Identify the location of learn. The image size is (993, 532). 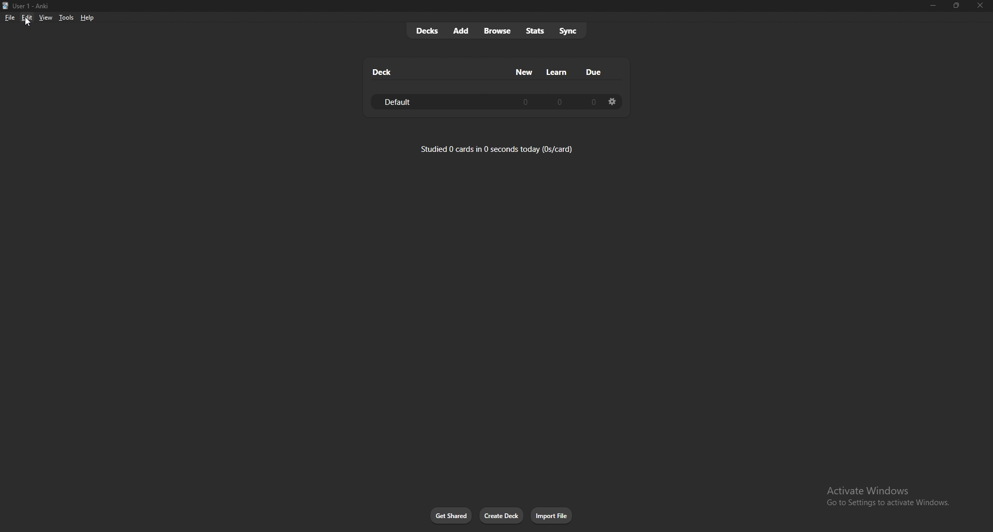
(558, 72).